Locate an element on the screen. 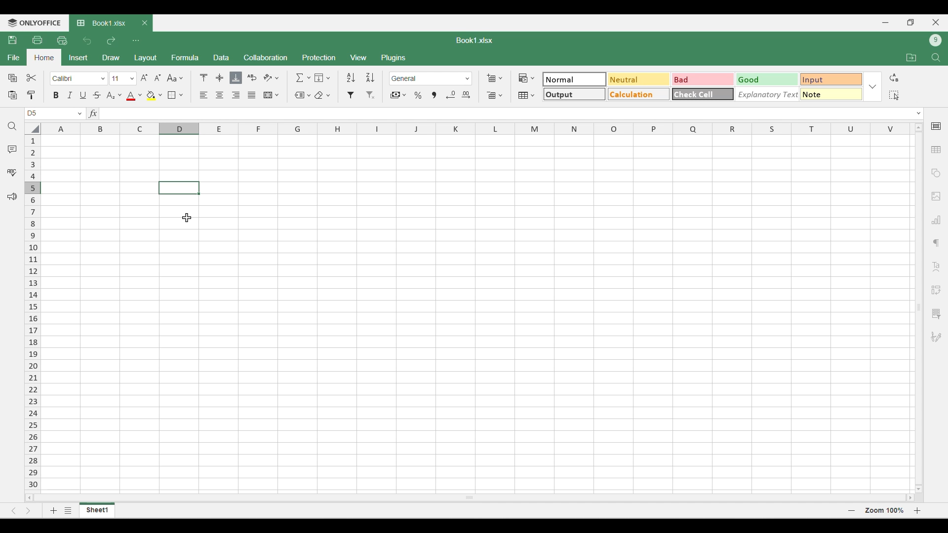  Decrease decimal is located at coordinates (451, 95).